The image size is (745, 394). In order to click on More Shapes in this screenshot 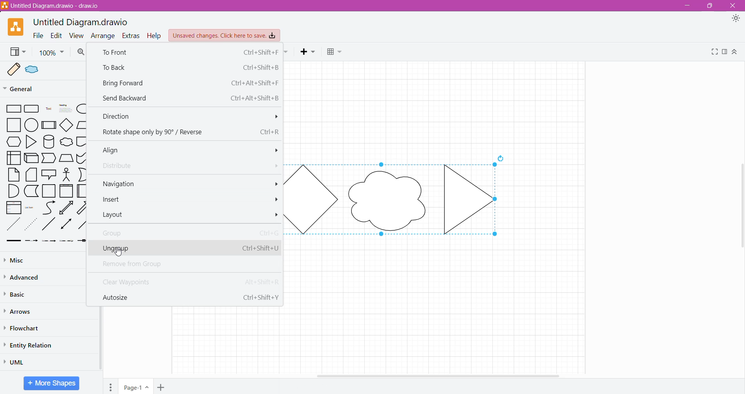, I will do `click(51, 383)`.